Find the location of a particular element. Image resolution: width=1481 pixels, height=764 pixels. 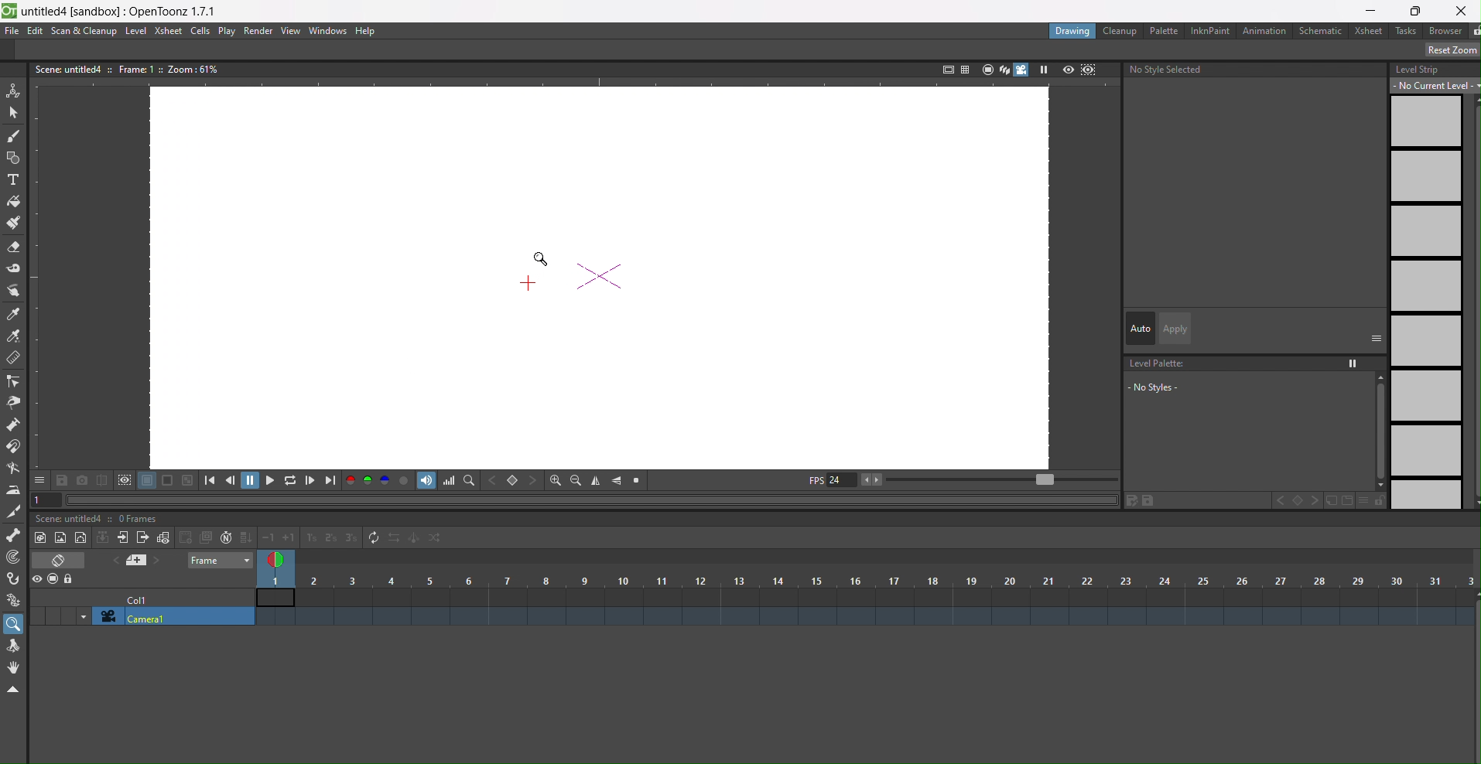

file name is located at coordinates (121, 9).